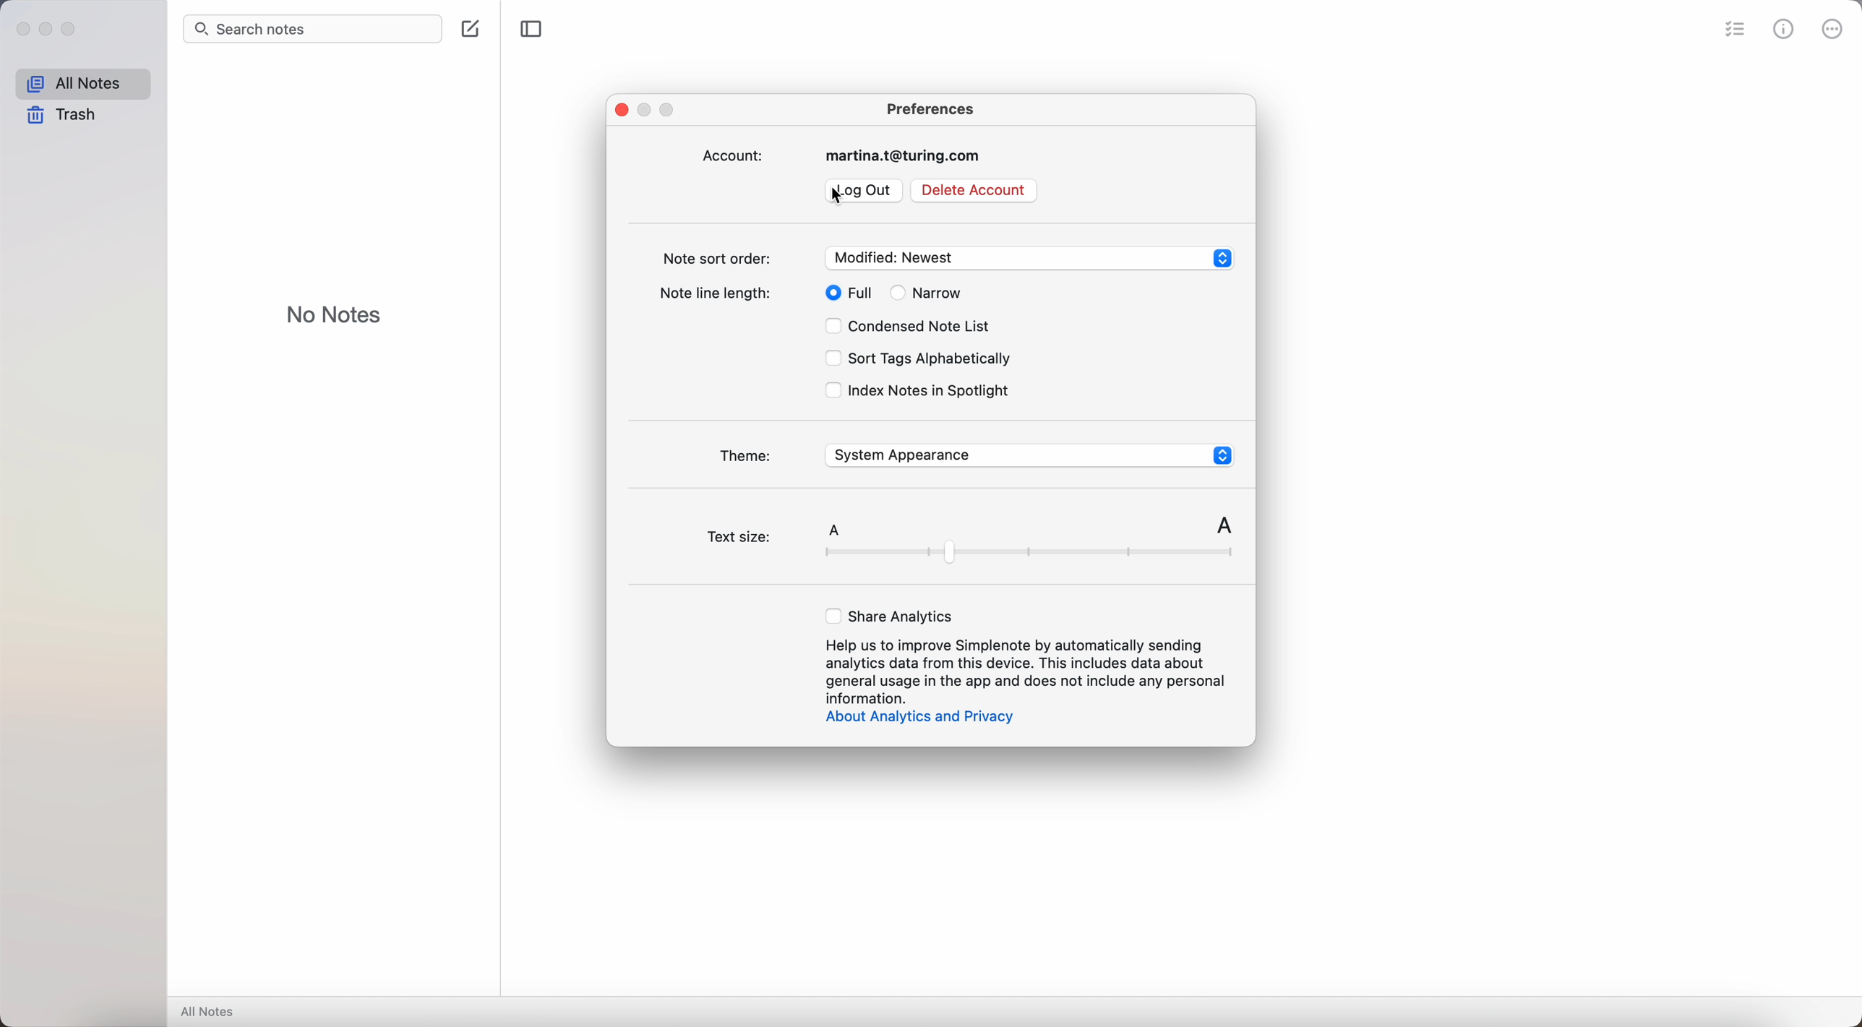 Image resolution: width=1862 pixels, height=1027 pixels. Describe the element at coordinates (825, 358) in the screenshot. I see `checkbox` at that location.